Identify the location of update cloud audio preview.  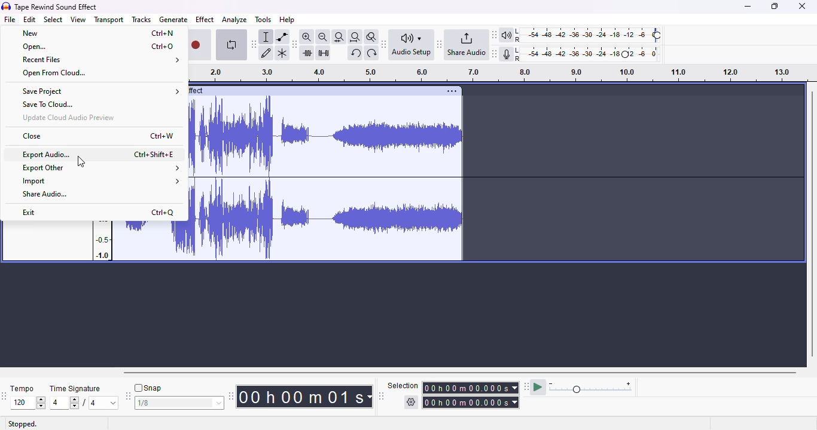
(68, 118).